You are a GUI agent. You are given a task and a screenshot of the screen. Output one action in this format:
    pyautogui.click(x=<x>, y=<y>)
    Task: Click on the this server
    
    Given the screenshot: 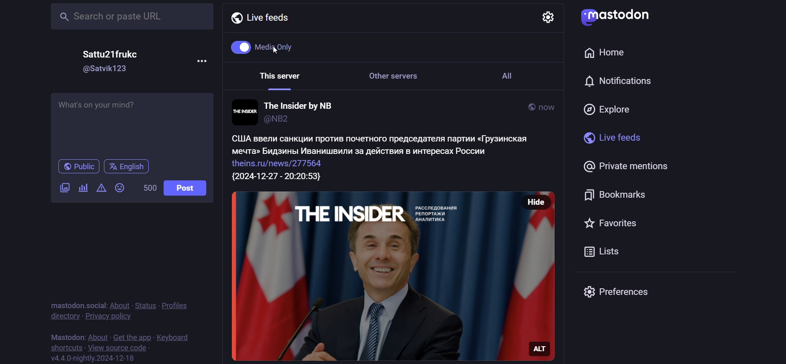 What is the action you would take?
    pyautogui.click(x=277, y=78)
    